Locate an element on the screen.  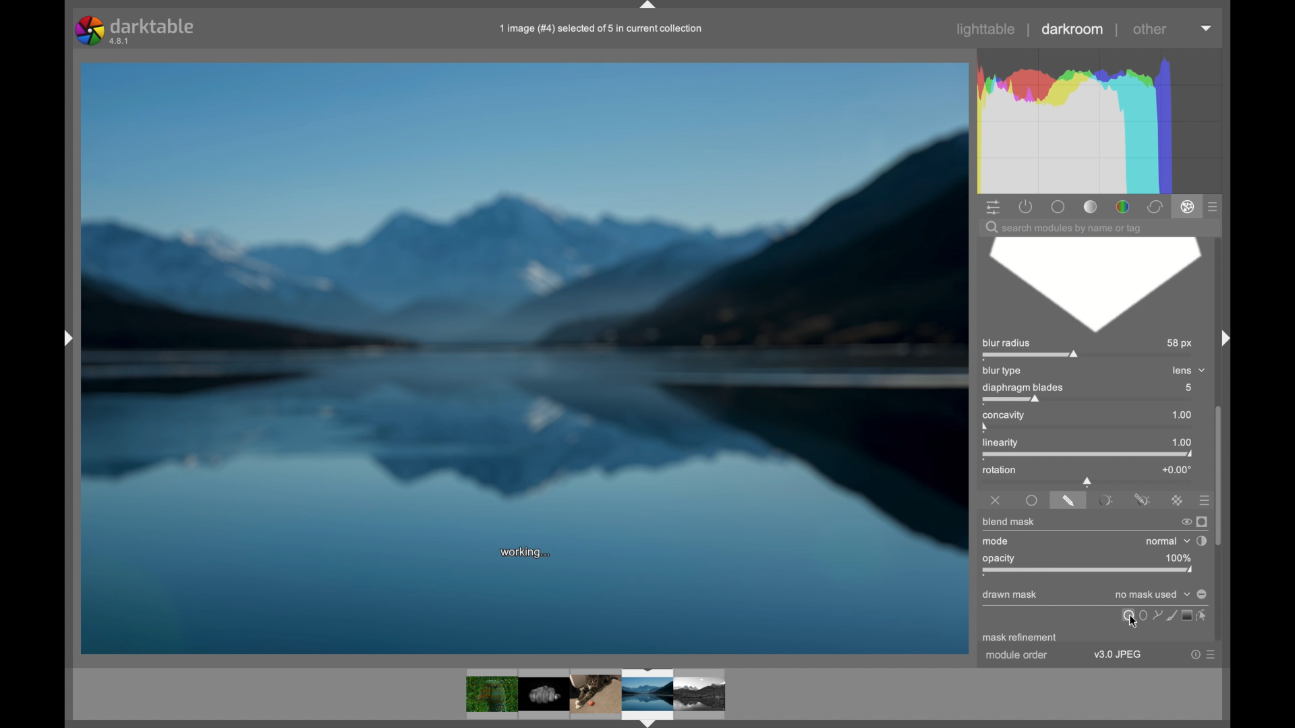
rotation is located at coordinates (1000, 470).